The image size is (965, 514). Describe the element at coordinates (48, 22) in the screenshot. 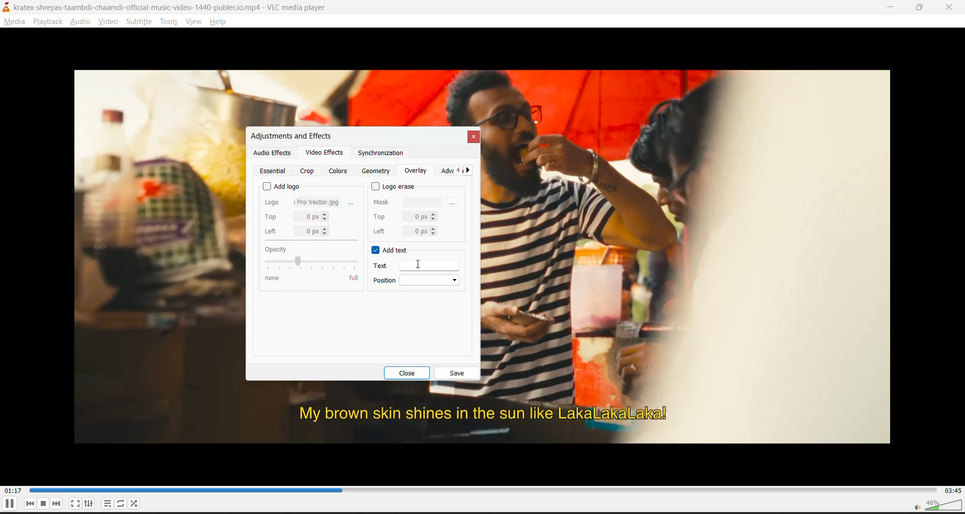

I see `playback` at that location.